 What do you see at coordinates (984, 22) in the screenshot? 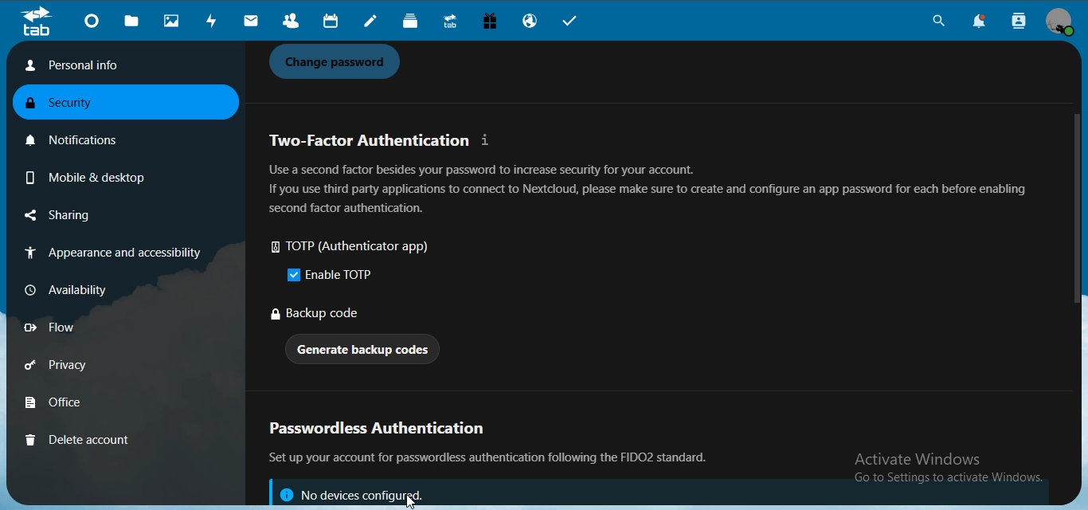
I see `notifications` at bounding box center [984, 22].